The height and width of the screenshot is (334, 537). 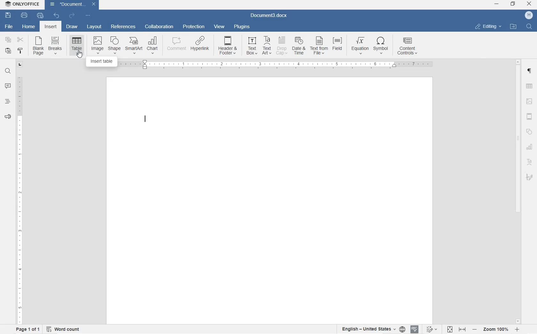 What do you see at coordinates (22, 41) in the screenshot?
I see `CUT` at bounding box center [22, 41].